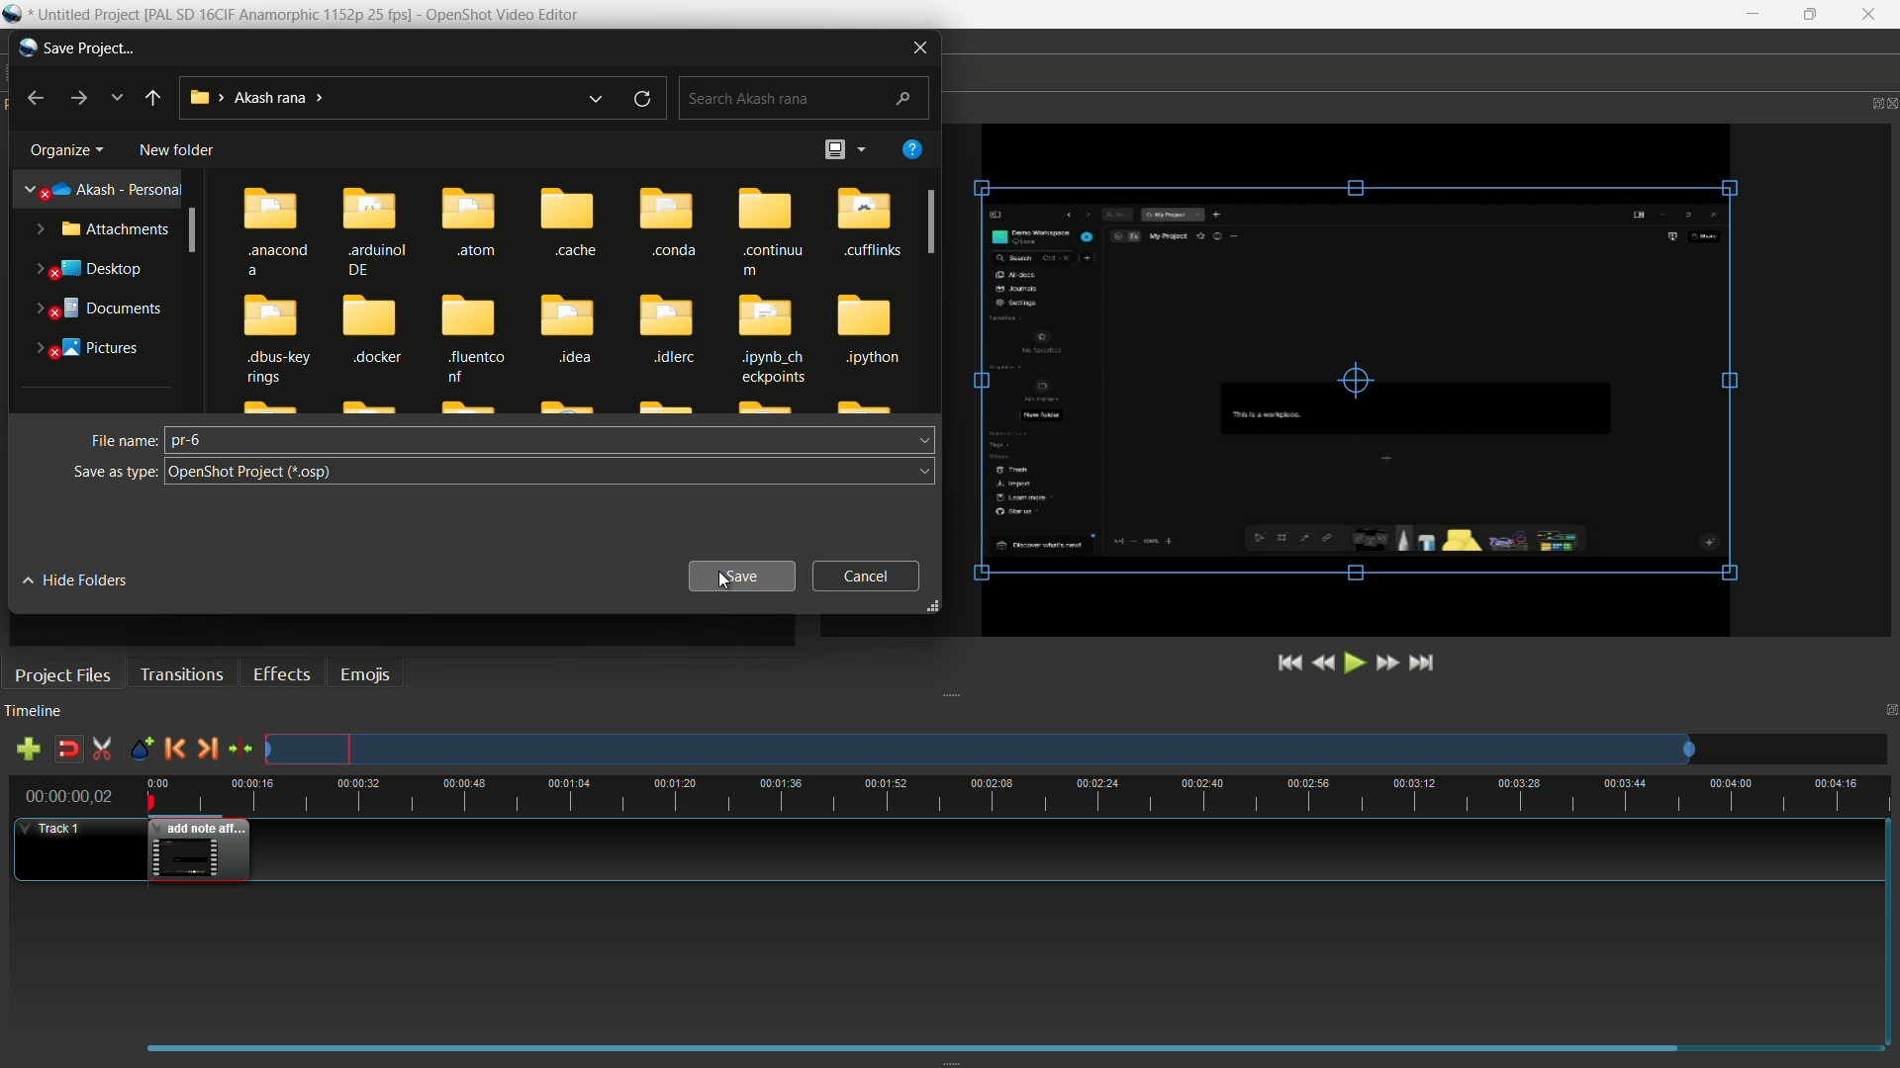 This screenshot has width=1900, height=1068. What do you see at coordinates (919, 45) in the screenshot?
I see `close window` at bounding box center [919, 45].